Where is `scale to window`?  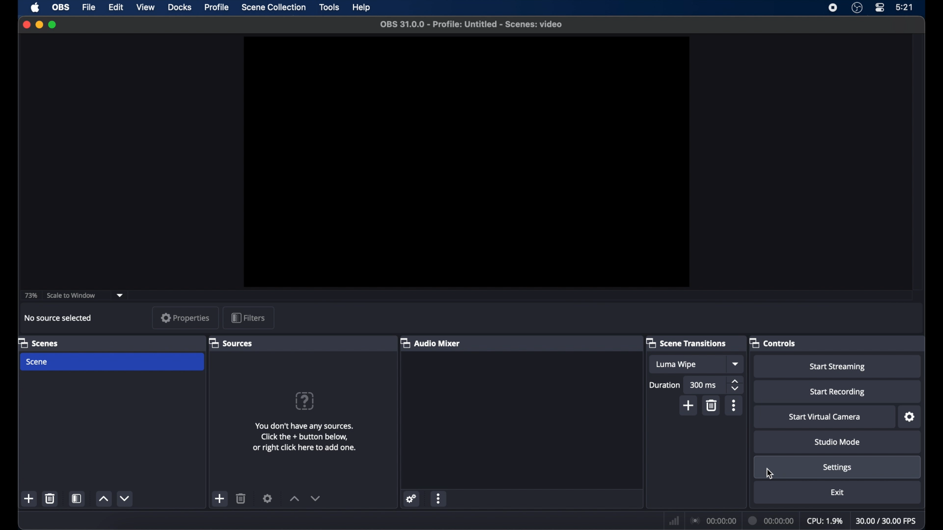 scale to window is located at coordinates (72, 295).